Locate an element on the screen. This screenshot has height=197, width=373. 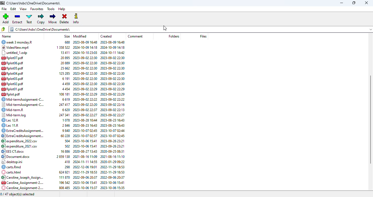
rplotol.pdf is located at coordinates (13, 90).